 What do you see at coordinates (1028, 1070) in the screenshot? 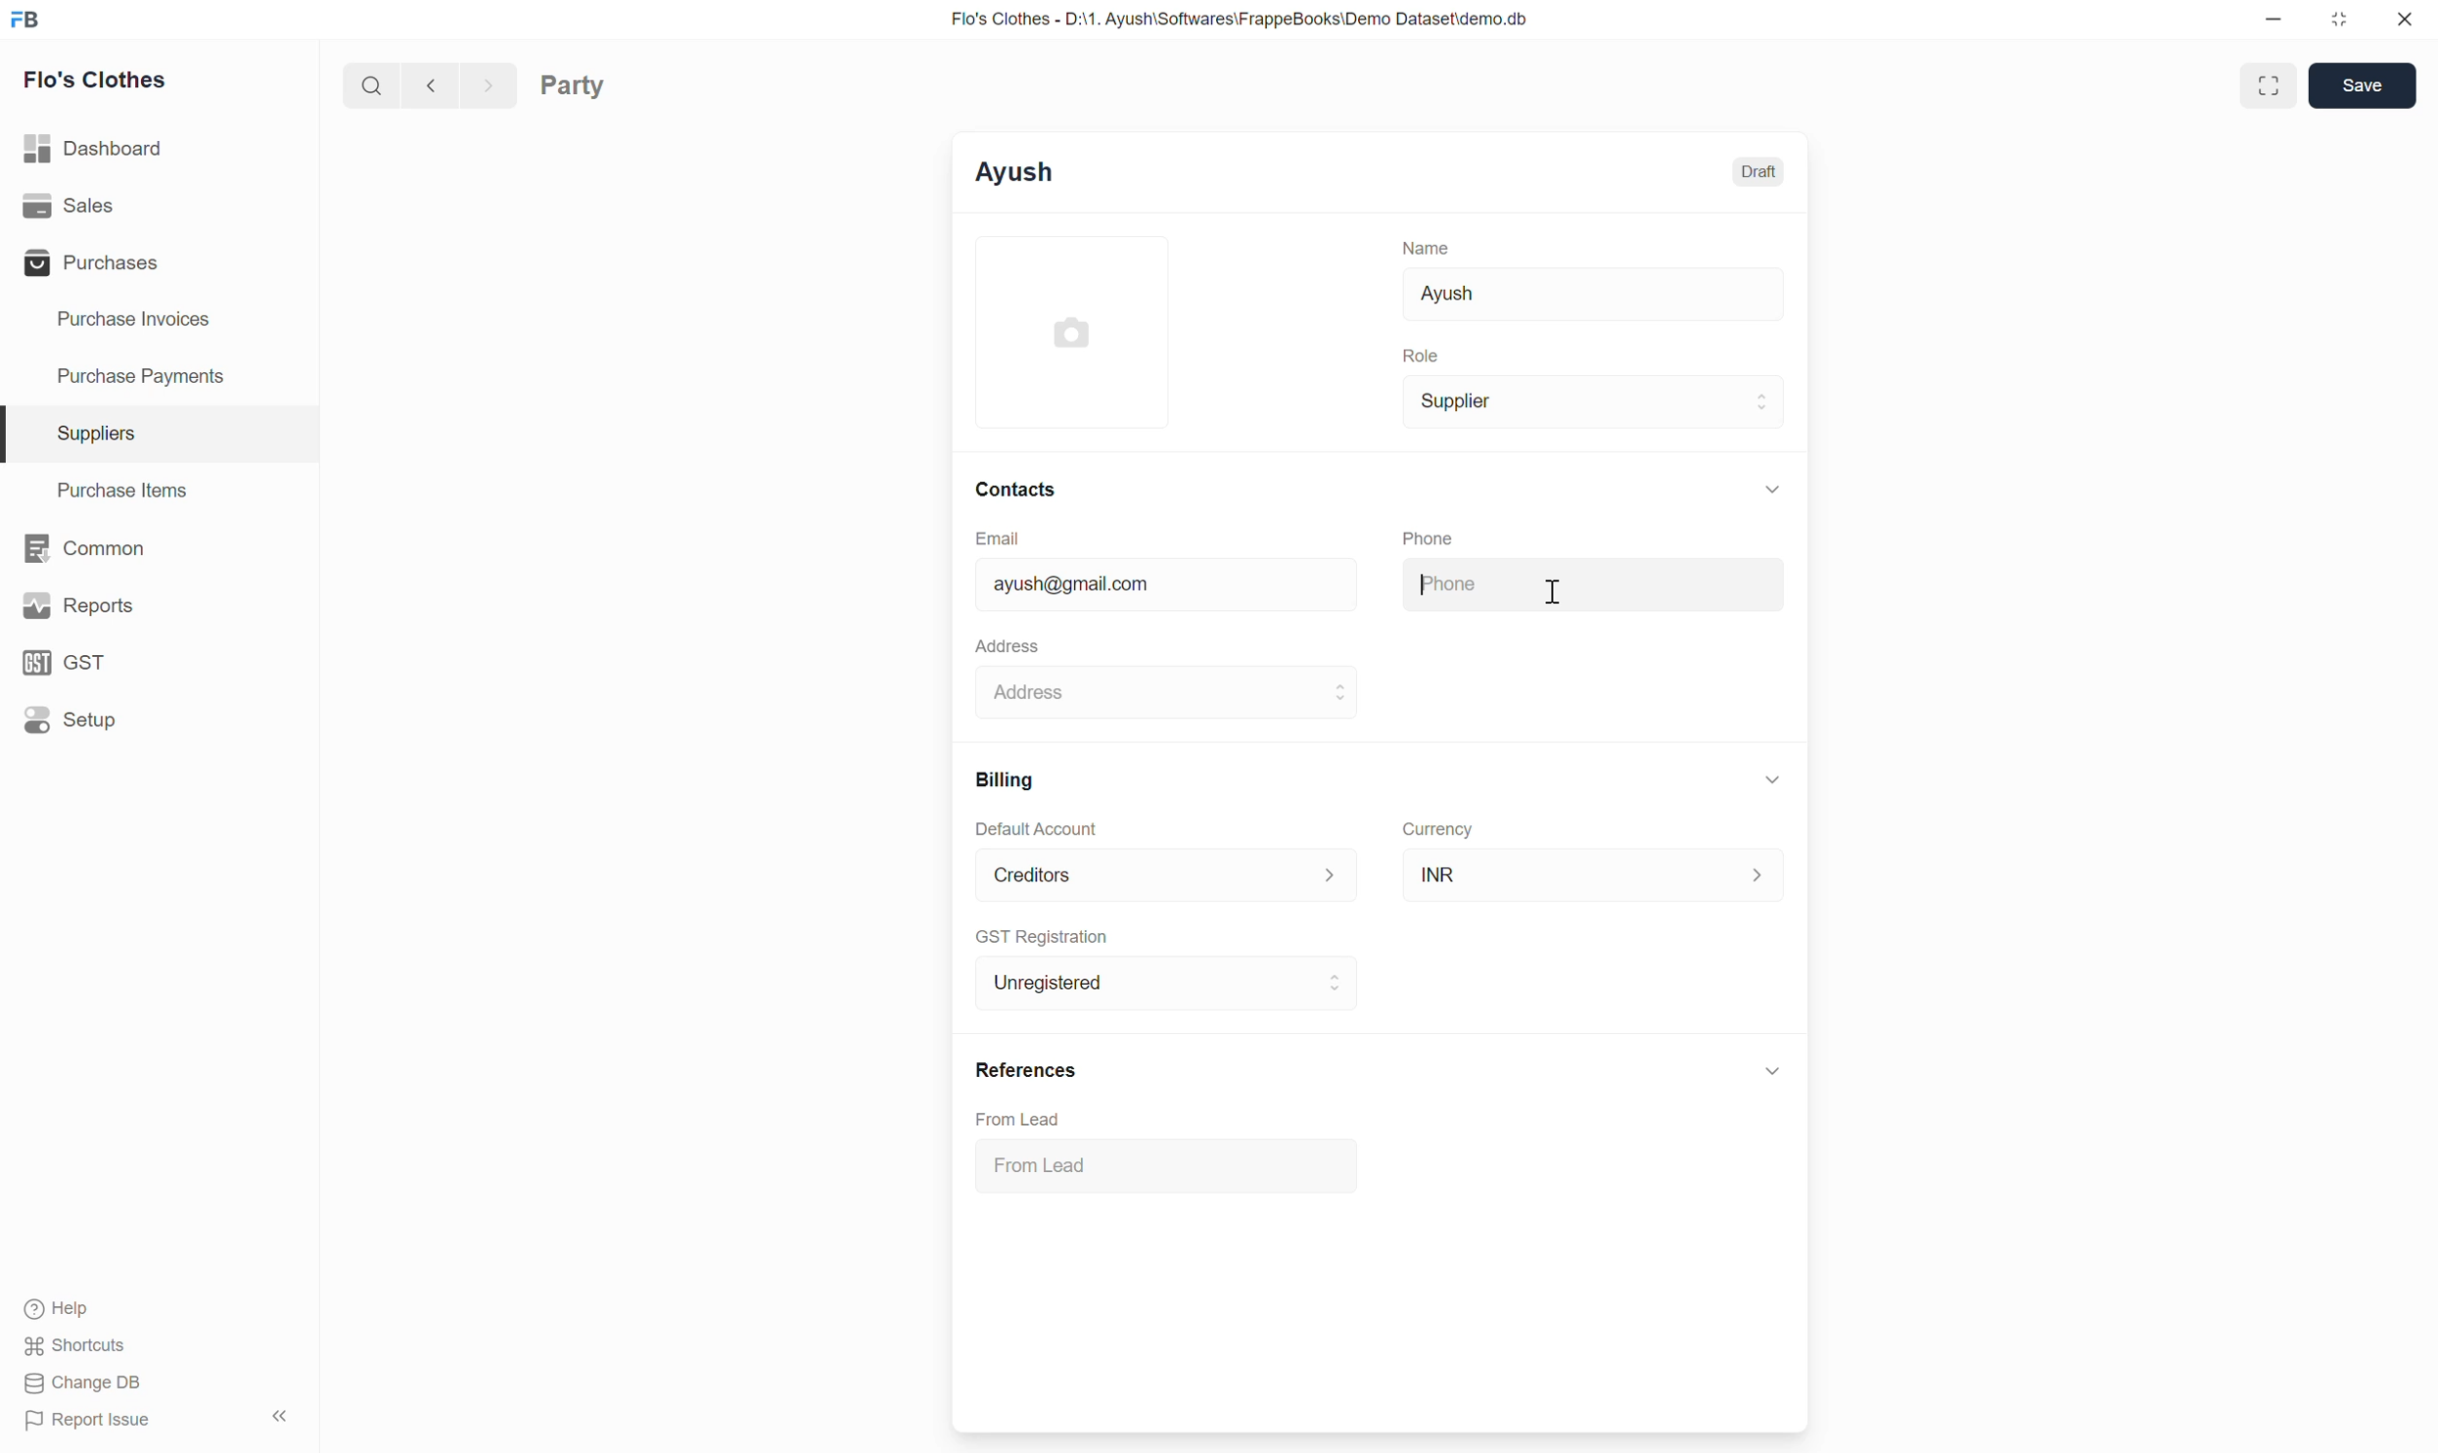
I see `References` at bounding box center [1028, 1070].